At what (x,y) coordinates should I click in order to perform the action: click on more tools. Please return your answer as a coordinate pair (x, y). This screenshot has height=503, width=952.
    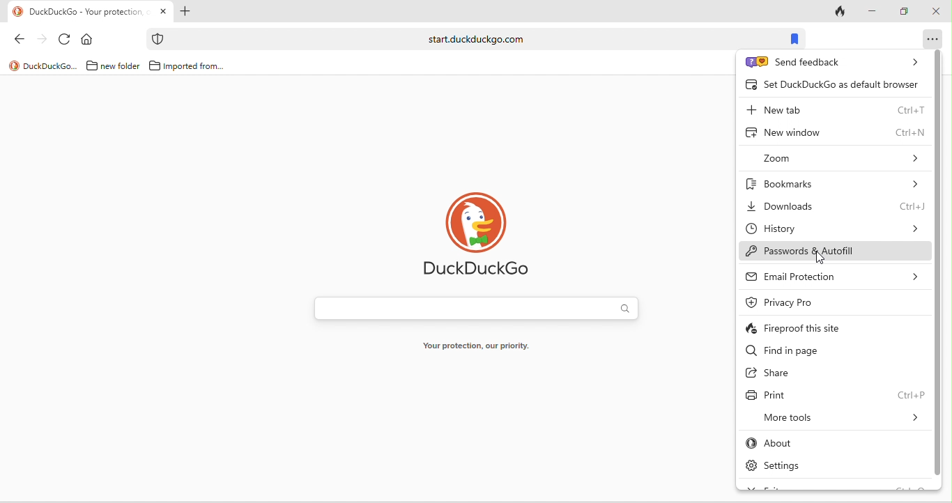
    Looking at the image, I should click on (843, 420).